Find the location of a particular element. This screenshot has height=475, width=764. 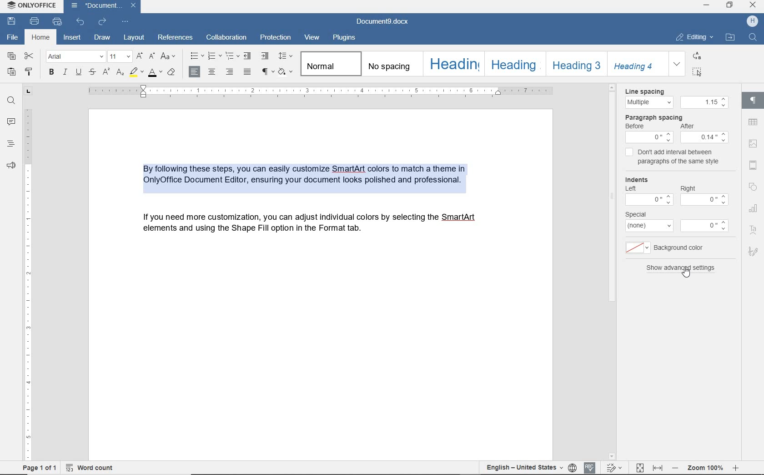

document name is located at coordinates (383, 20).